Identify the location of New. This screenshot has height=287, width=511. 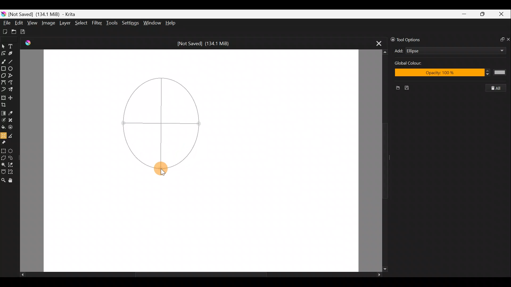
(396, 88).